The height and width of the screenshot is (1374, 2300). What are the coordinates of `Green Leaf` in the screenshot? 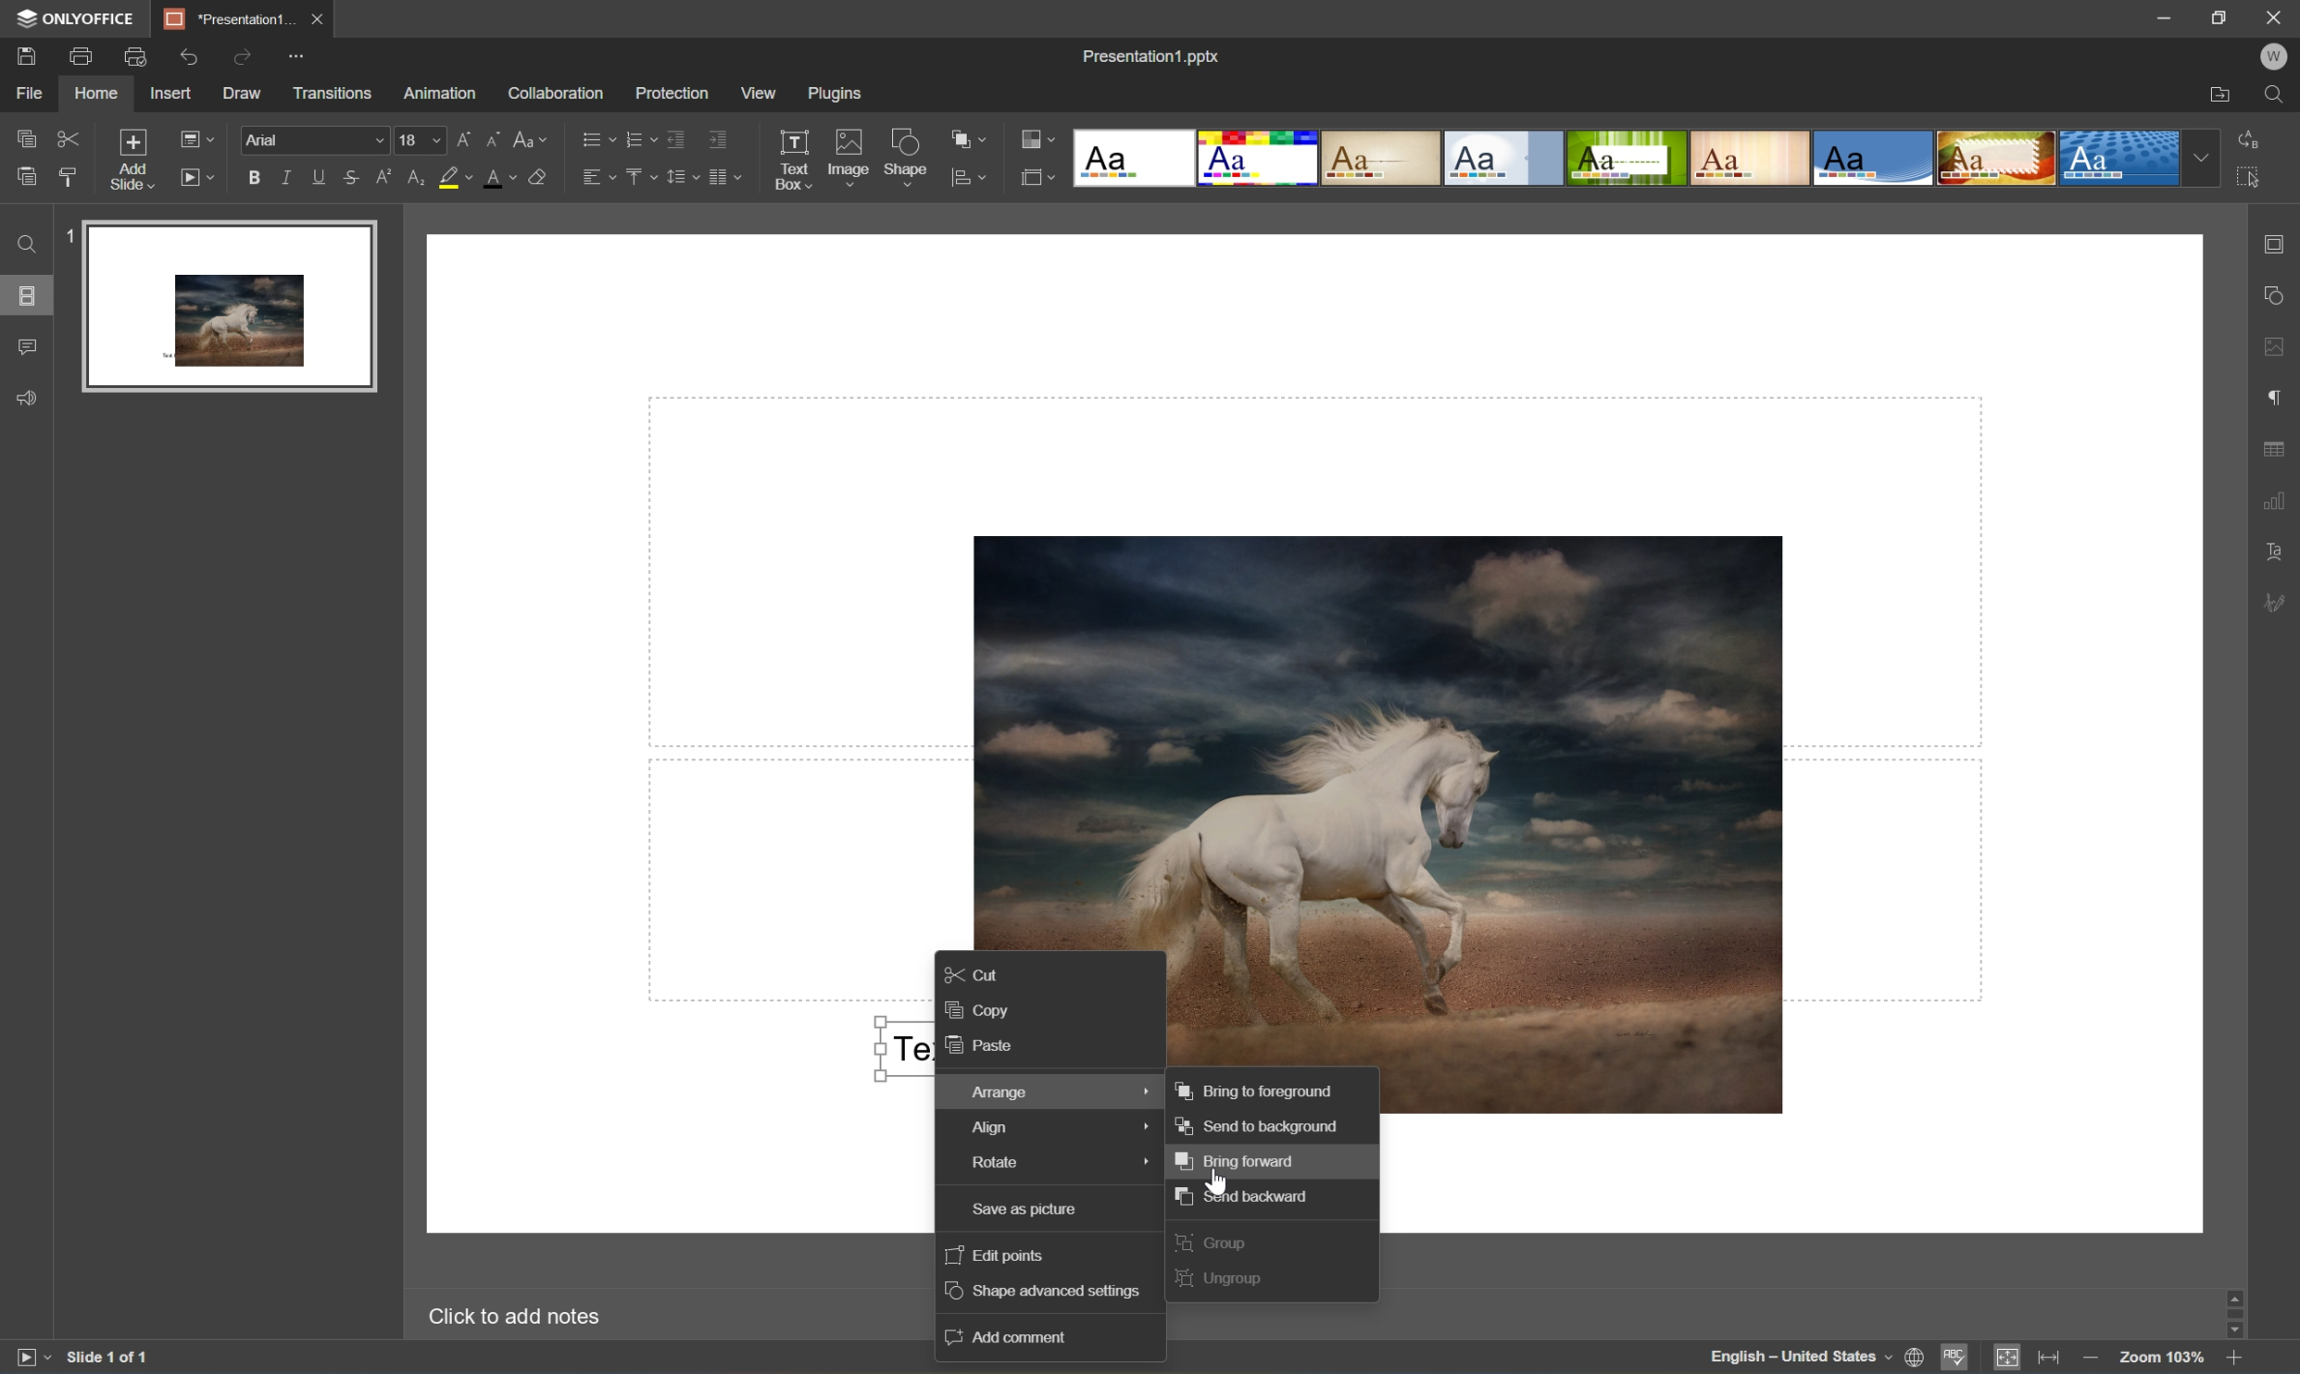 It's located at (1626, 158).